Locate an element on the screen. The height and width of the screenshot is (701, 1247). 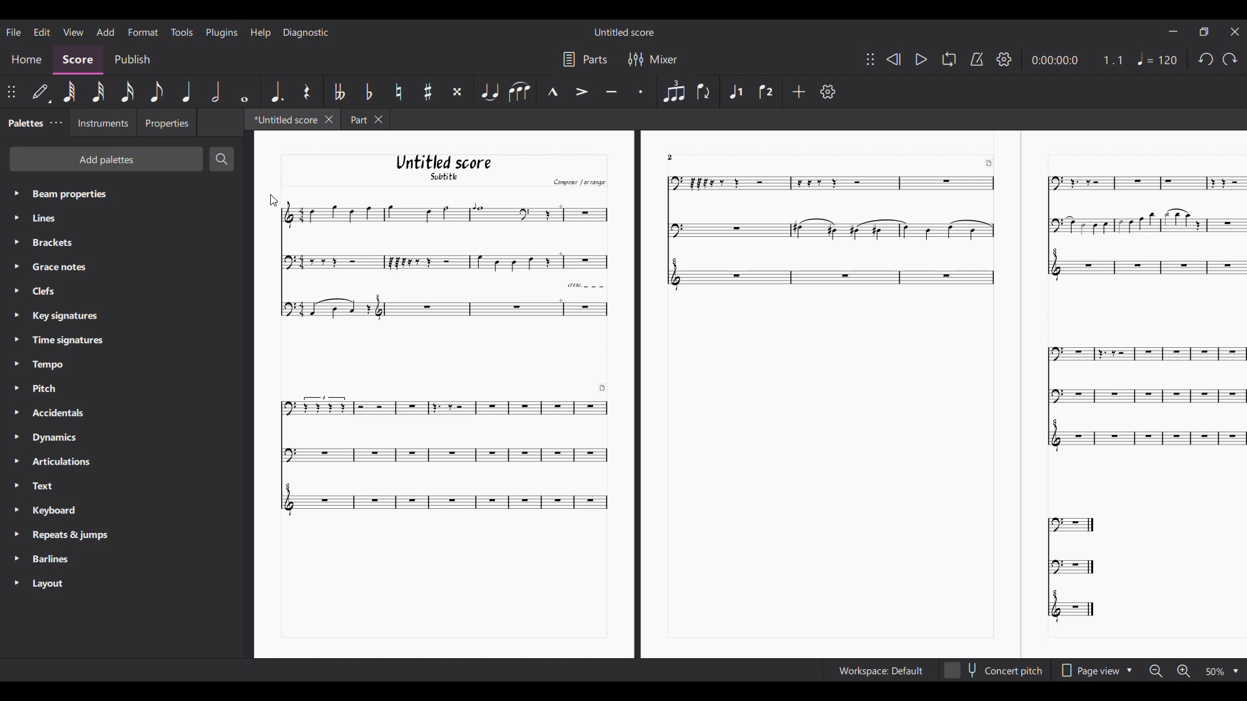
Workspace setting is located at coordinates (880, 670).